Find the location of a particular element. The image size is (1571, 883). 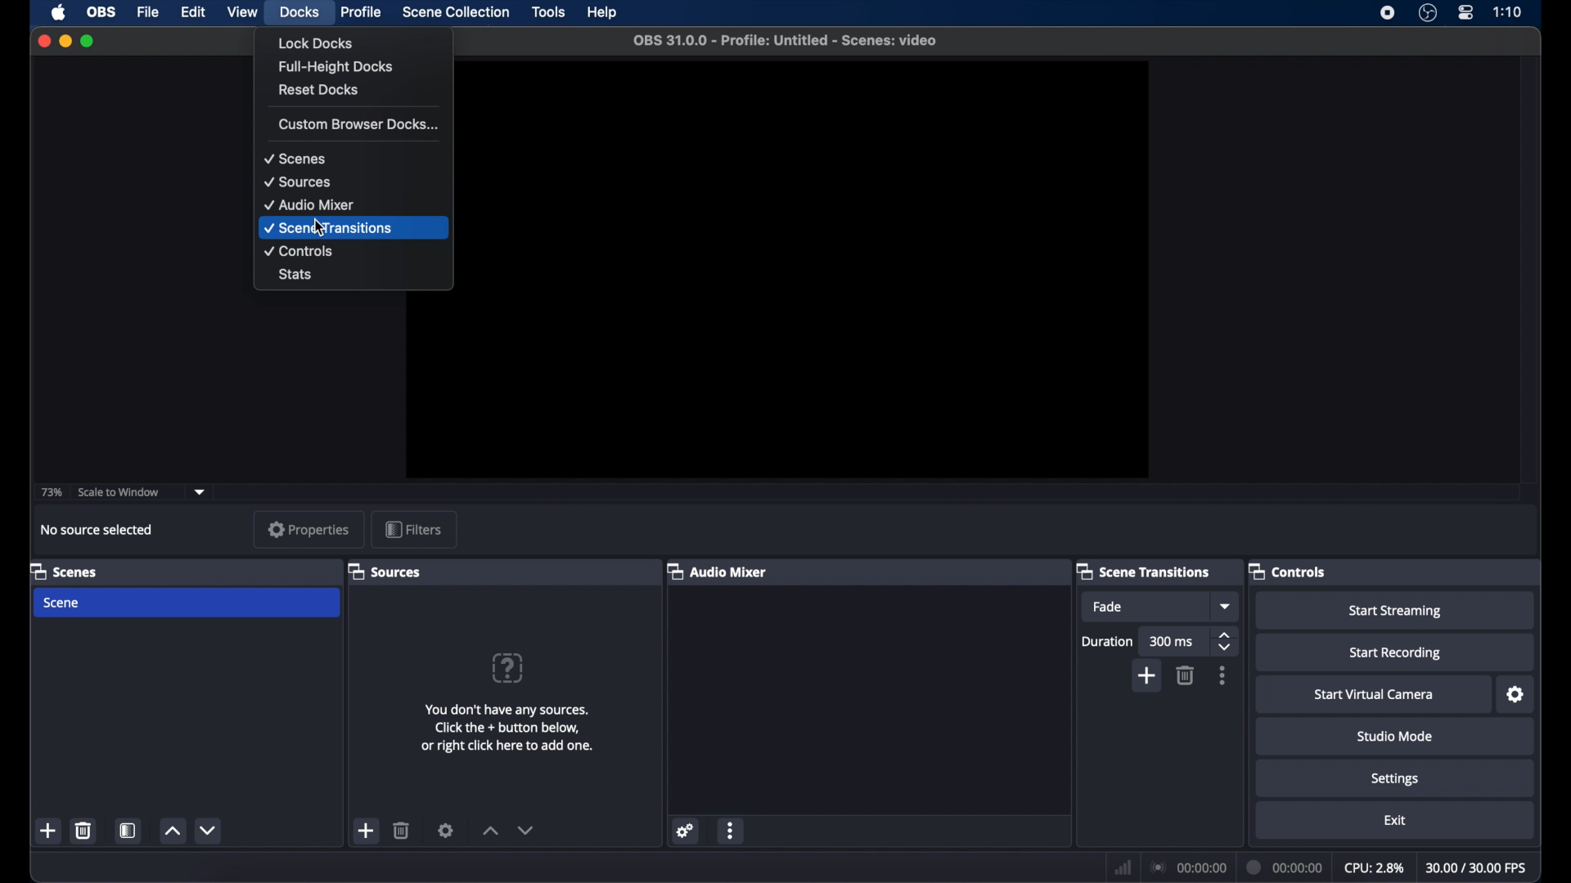

close is located at coordinates (43, 40).